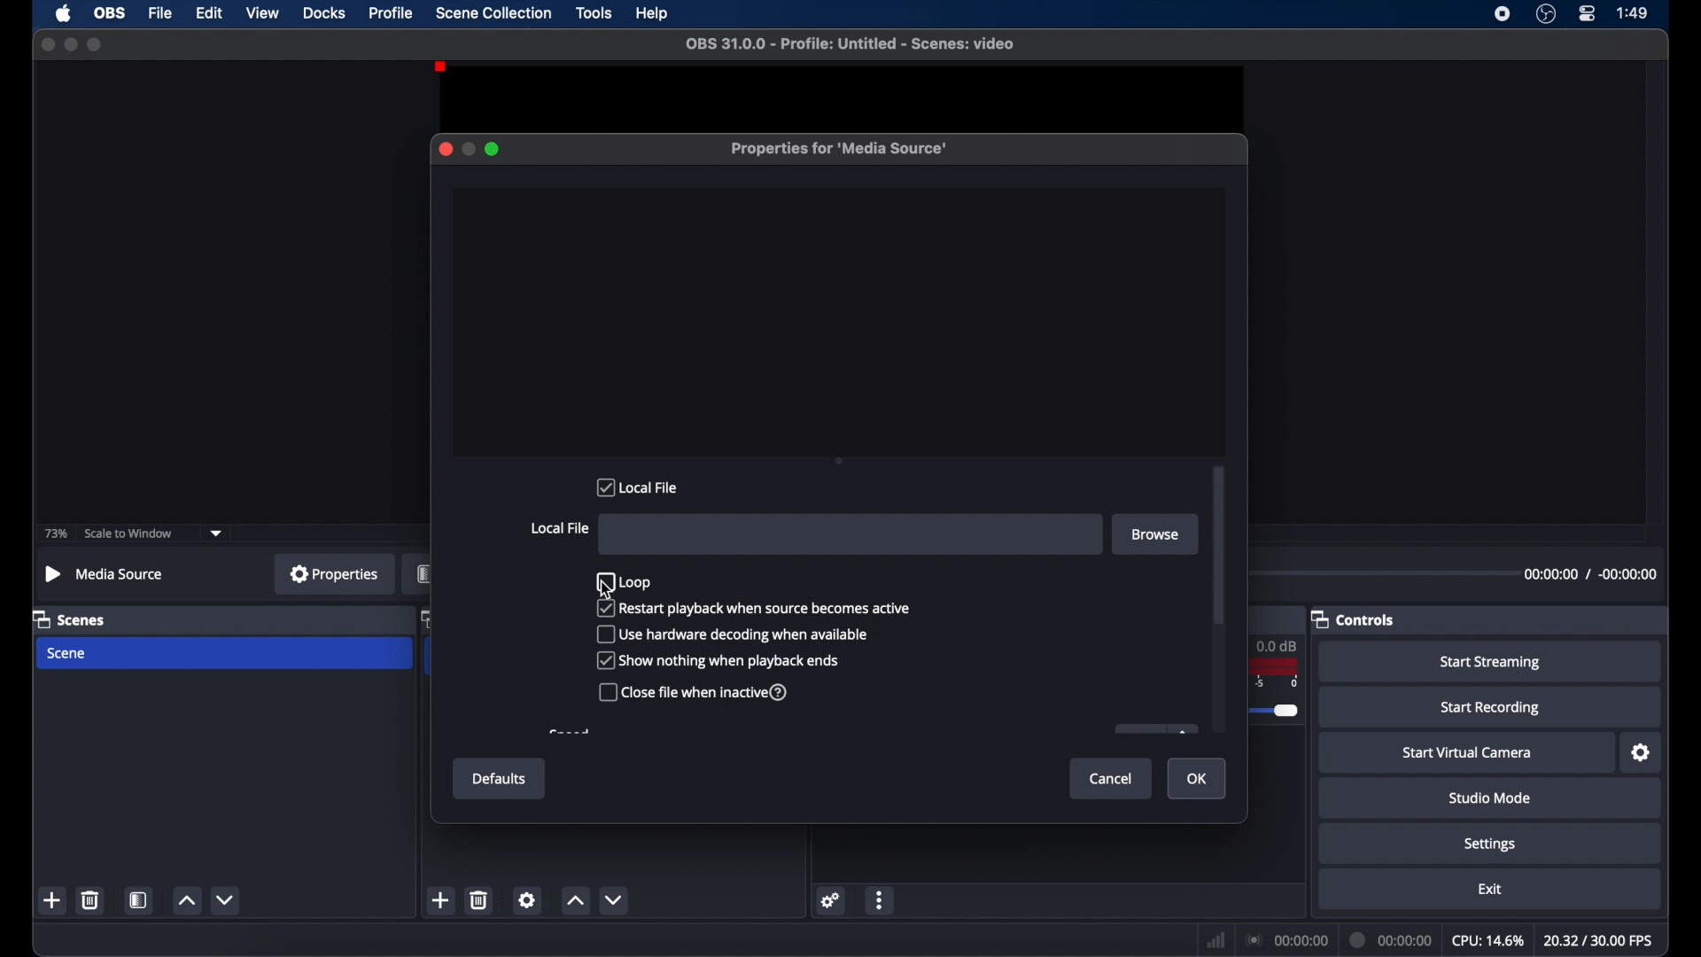 Image resolution: width=1701 pixels, height=957 pixels. I want to click on add, so click(441, 899).